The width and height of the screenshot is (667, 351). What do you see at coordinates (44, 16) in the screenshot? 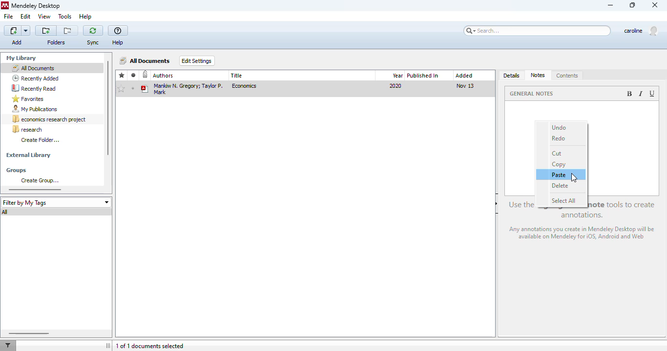
I see `view` at bounding box center [44, 16].